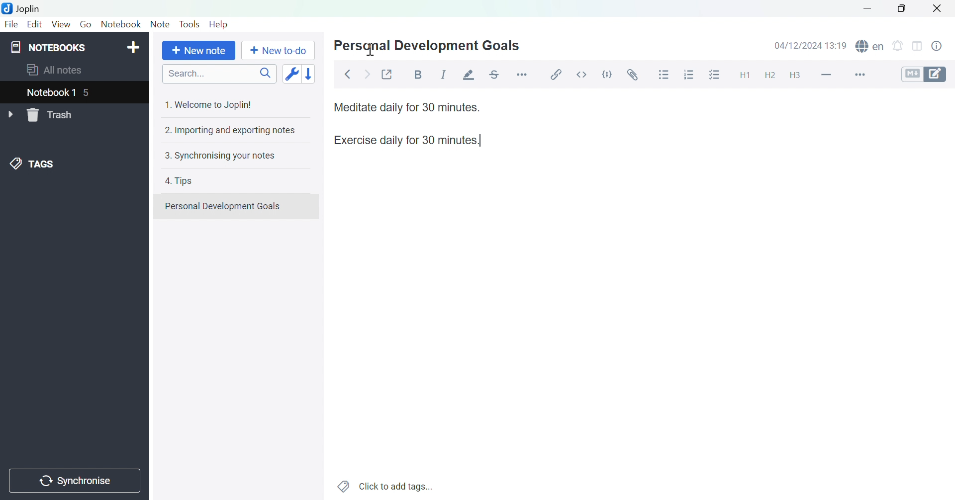 Image resolution: width=955 pixels, height=500 pixels. Describe the element at coordinates (917, 48) in the screenshot. I see `Toggle editor layout` at that location.